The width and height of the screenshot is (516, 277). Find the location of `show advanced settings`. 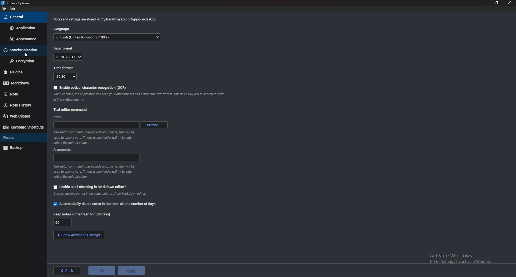

show advanced settings is located at coordinates (79, 235).